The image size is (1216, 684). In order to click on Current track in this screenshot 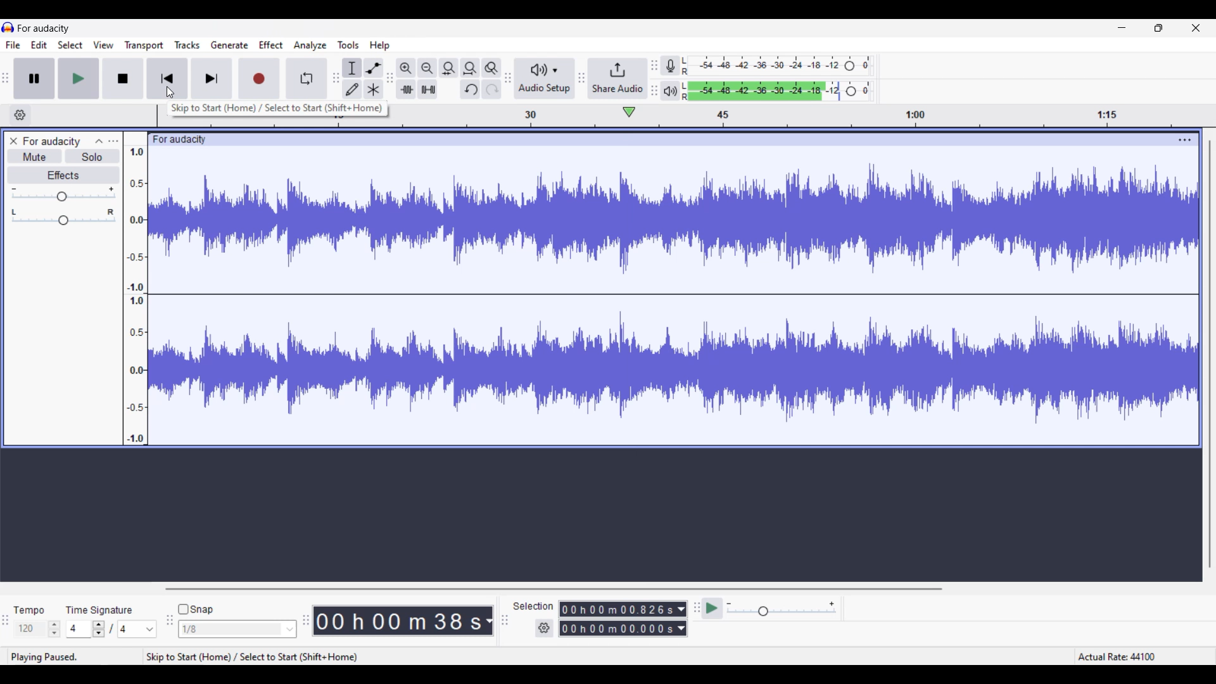, I will do `click(673, 296)`.